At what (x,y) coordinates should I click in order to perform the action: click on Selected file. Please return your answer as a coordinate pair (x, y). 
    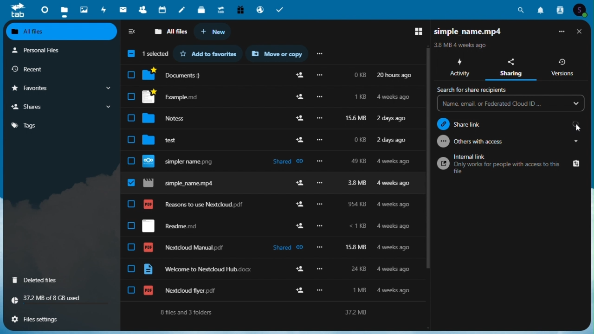
    Looking at the image, I should click on (272, 182).